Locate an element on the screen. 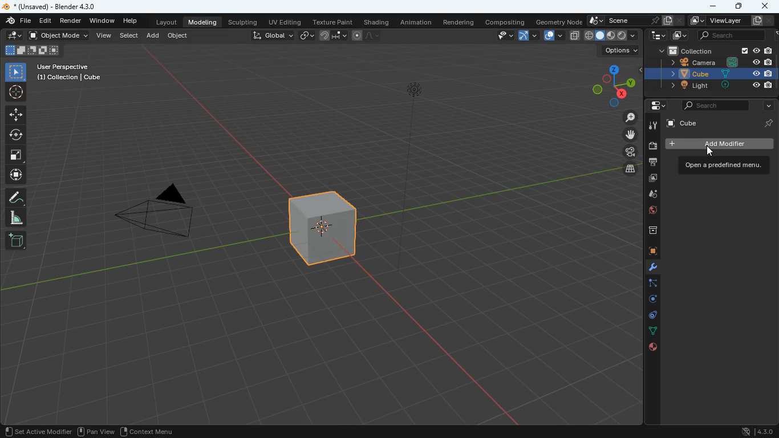 This screenshot has width=779, height=438. cube is located at coordinates (327, 228).